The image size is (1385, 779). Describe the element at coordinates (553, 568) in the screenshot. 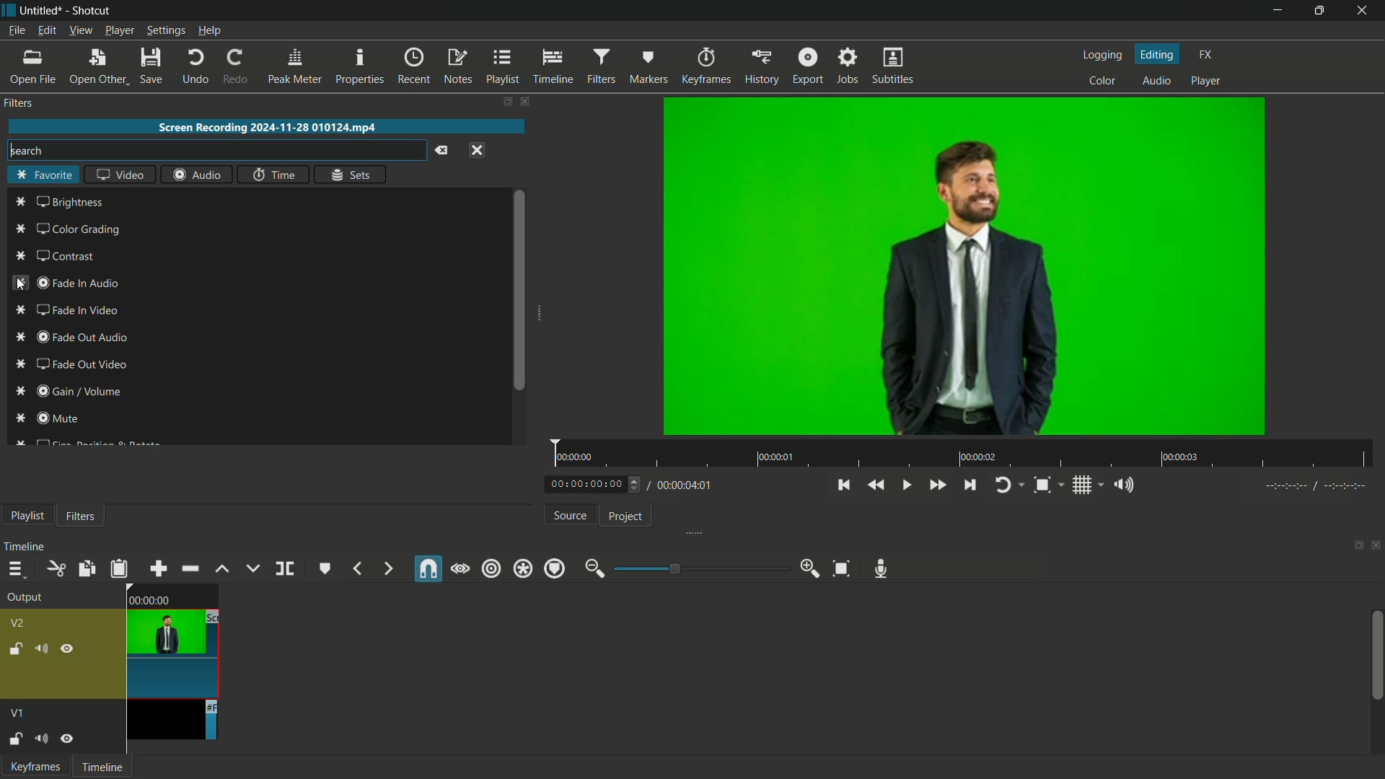

I see `ripple marker` at that location.